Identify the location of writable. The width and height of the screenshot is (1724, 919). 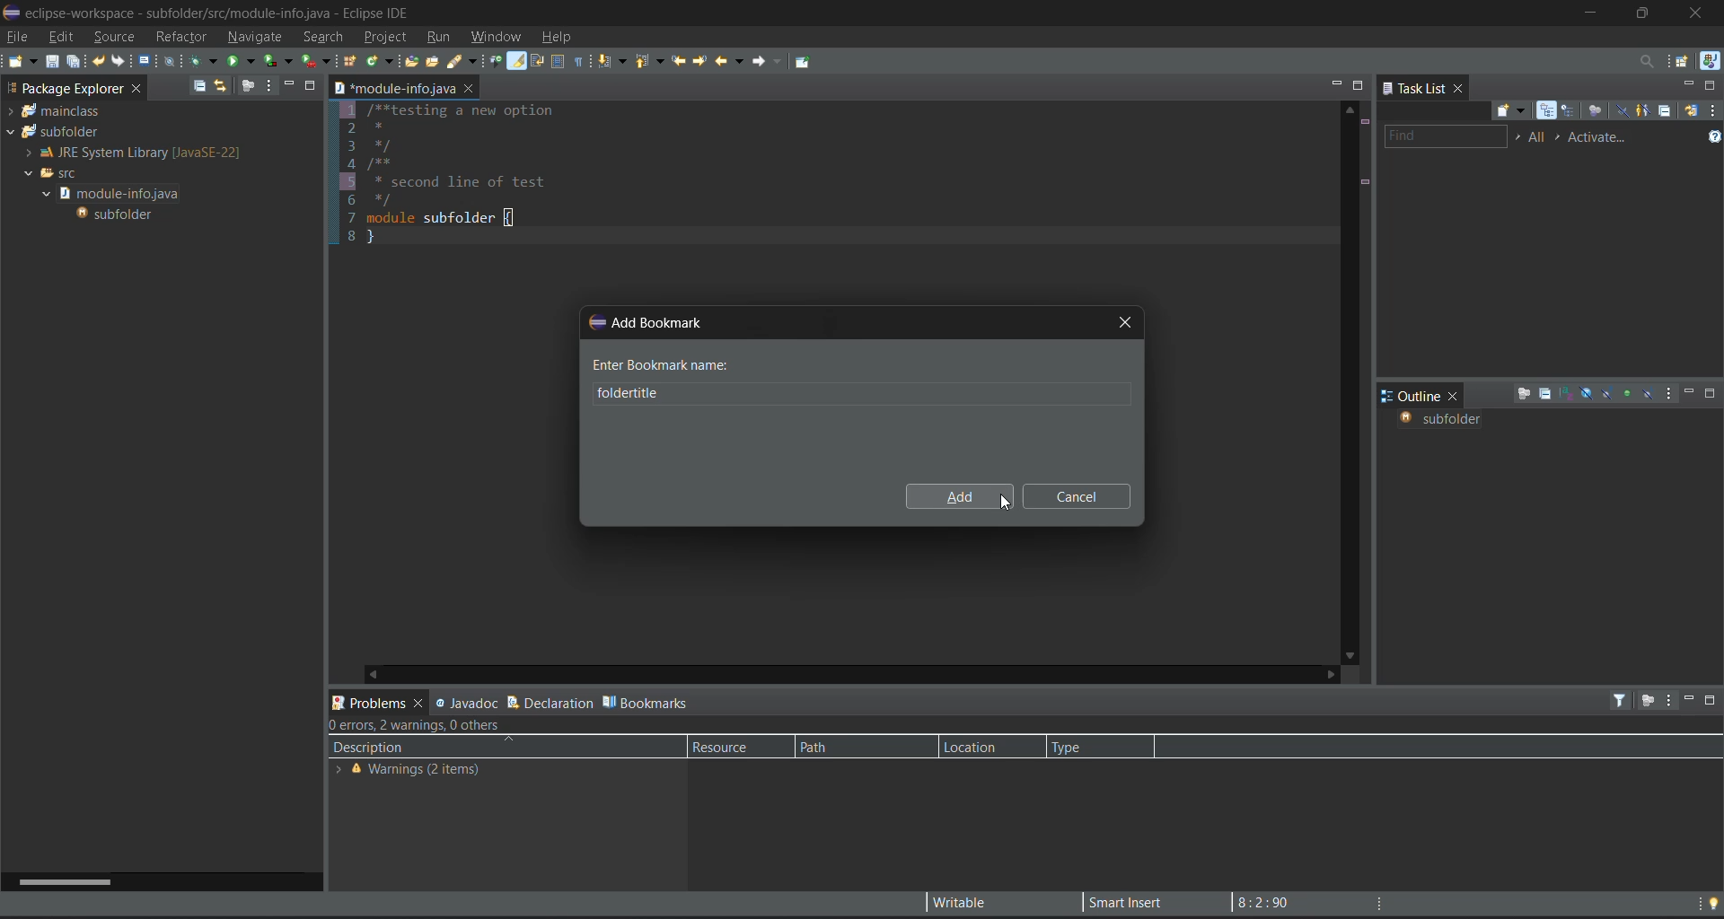
(965, 903).